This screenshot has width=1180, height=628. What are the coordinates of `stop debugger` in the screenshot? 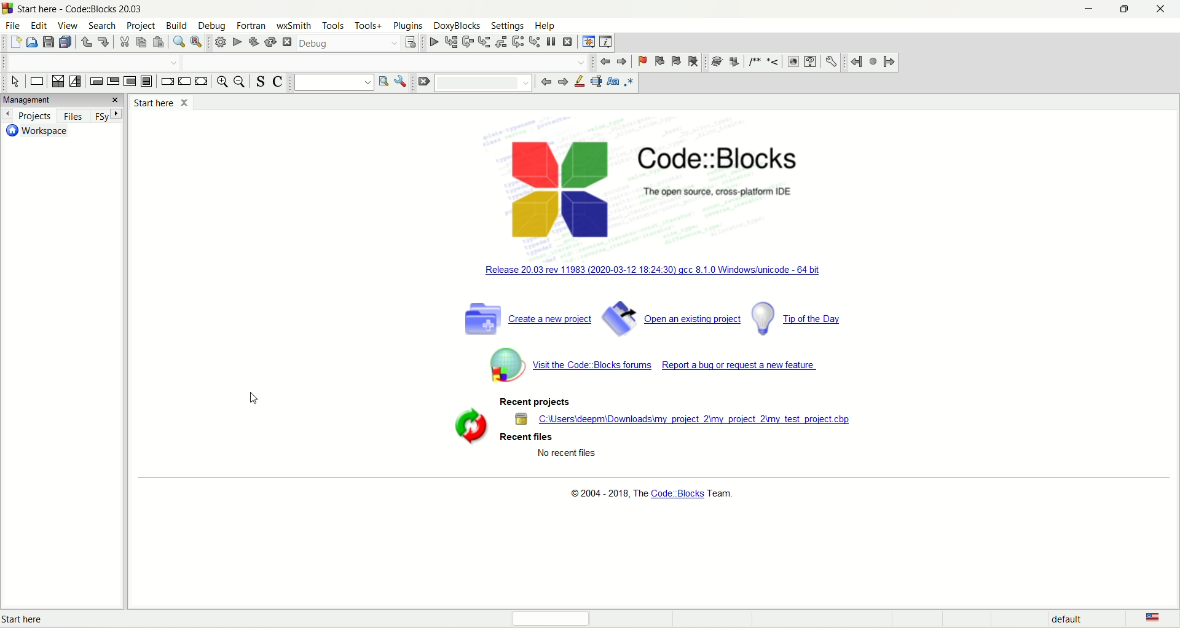 It's located at (570, 43).